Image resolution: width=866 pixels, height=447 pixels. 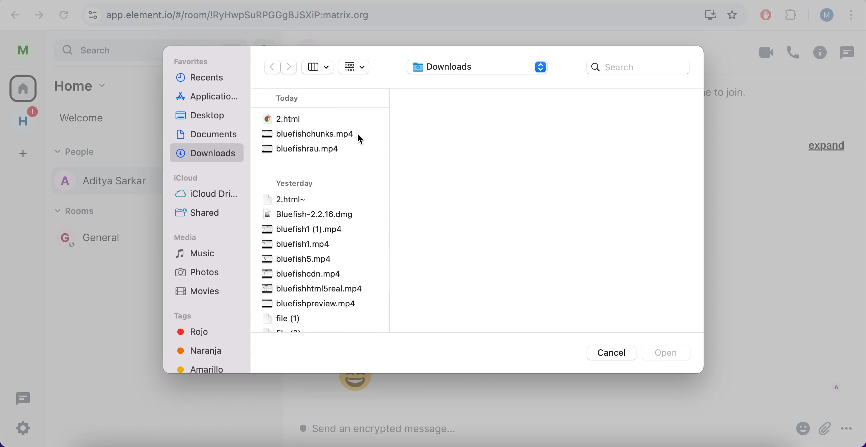 I want to click on call, so click(x=790, y=55).